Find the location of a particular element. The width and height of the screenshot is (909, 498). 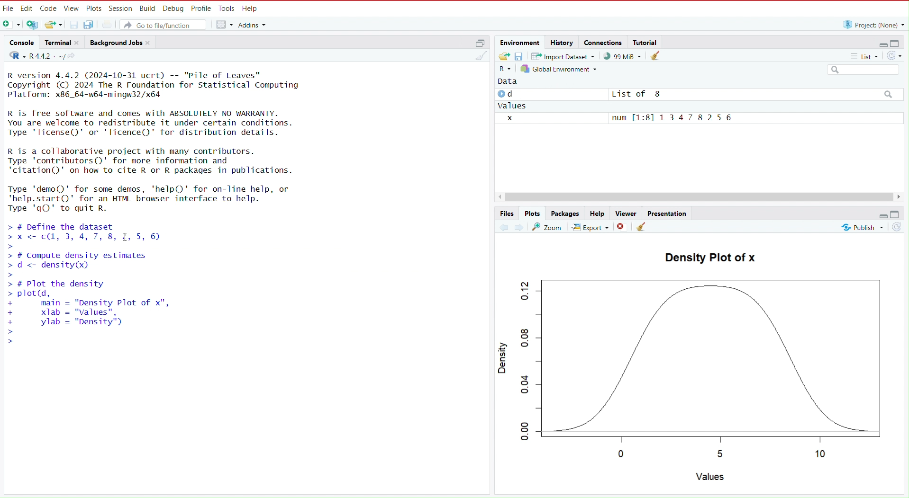

99 MiB is located at coordinates (622, 56).